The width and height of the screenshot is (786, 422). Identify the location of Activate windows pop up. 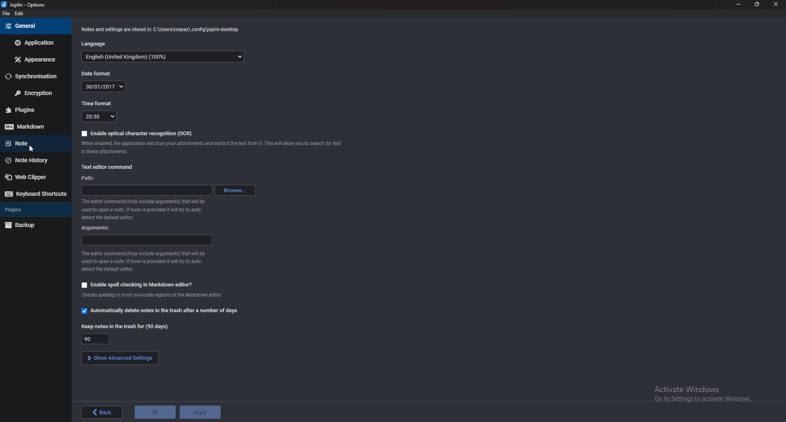
(705, 394).